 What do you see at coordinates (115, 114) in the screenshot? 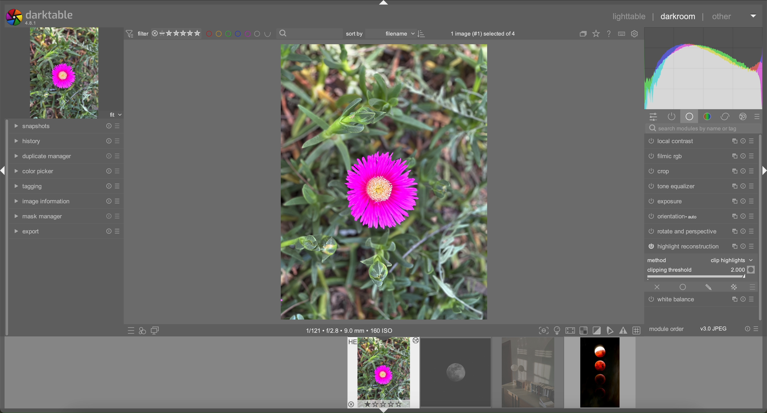
I see `fit` at bounding box center [115, 114].